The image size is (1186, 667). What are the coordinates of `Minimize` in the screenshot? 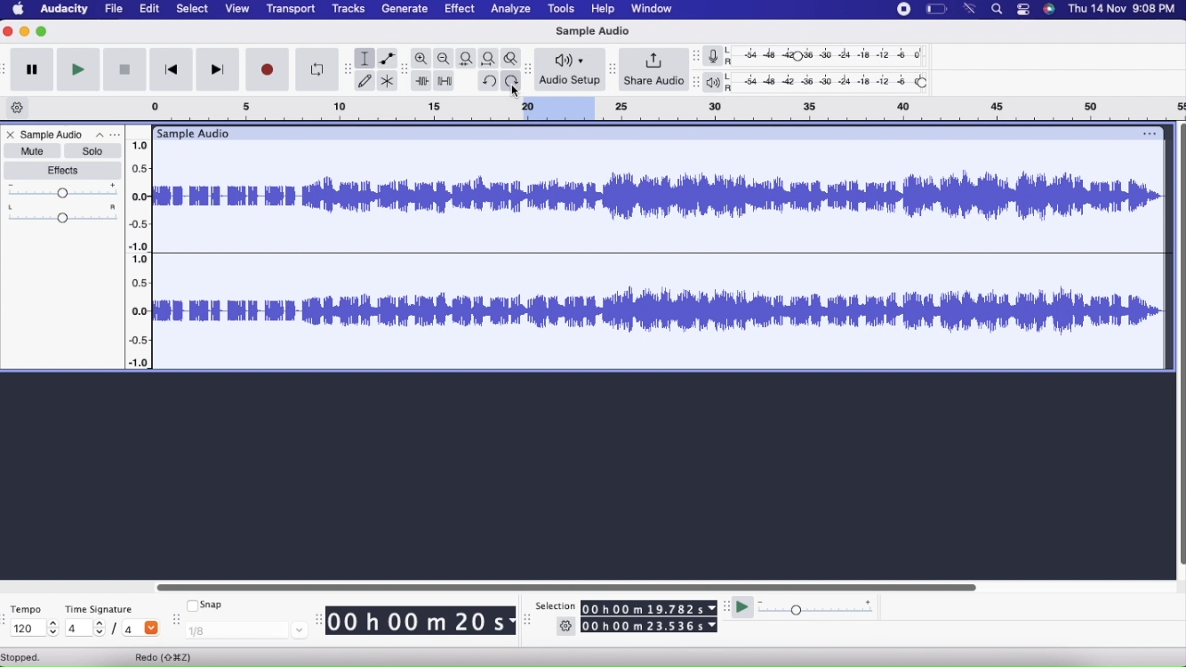 It's located at (24, 31).